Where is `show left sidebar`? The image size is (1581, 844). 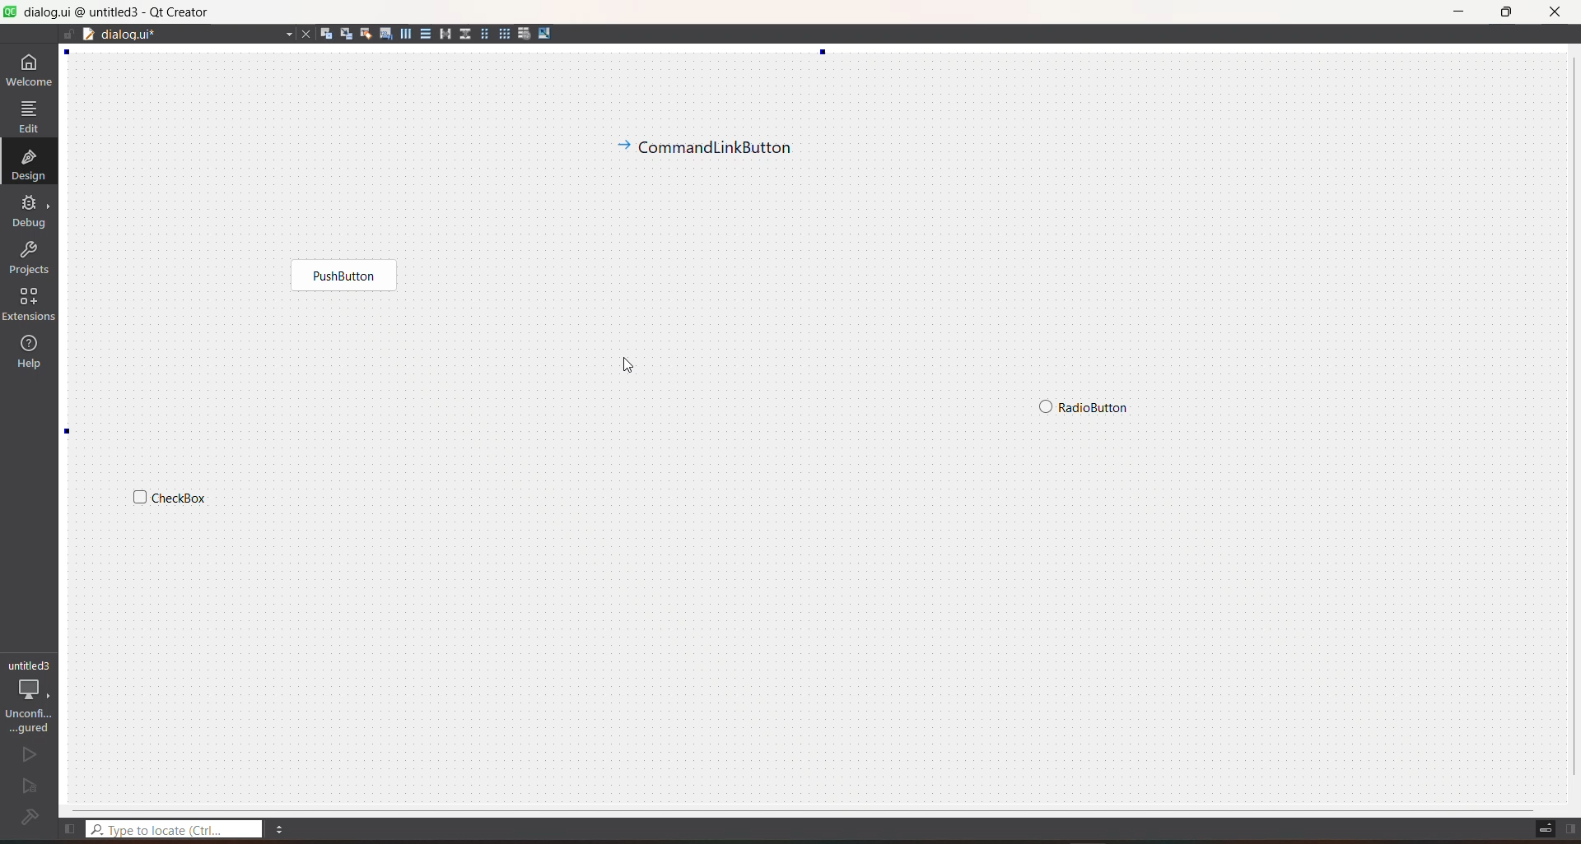
show left sidebar is located at coordinates (72, 829).